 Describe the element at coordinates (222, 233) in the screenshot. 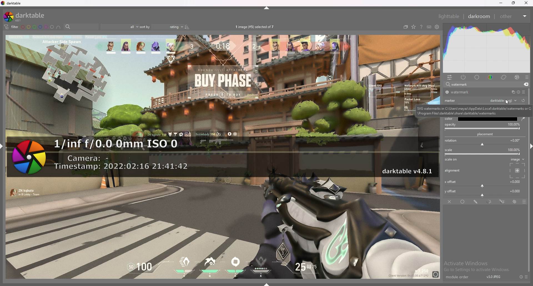

I see `photo` at that location.